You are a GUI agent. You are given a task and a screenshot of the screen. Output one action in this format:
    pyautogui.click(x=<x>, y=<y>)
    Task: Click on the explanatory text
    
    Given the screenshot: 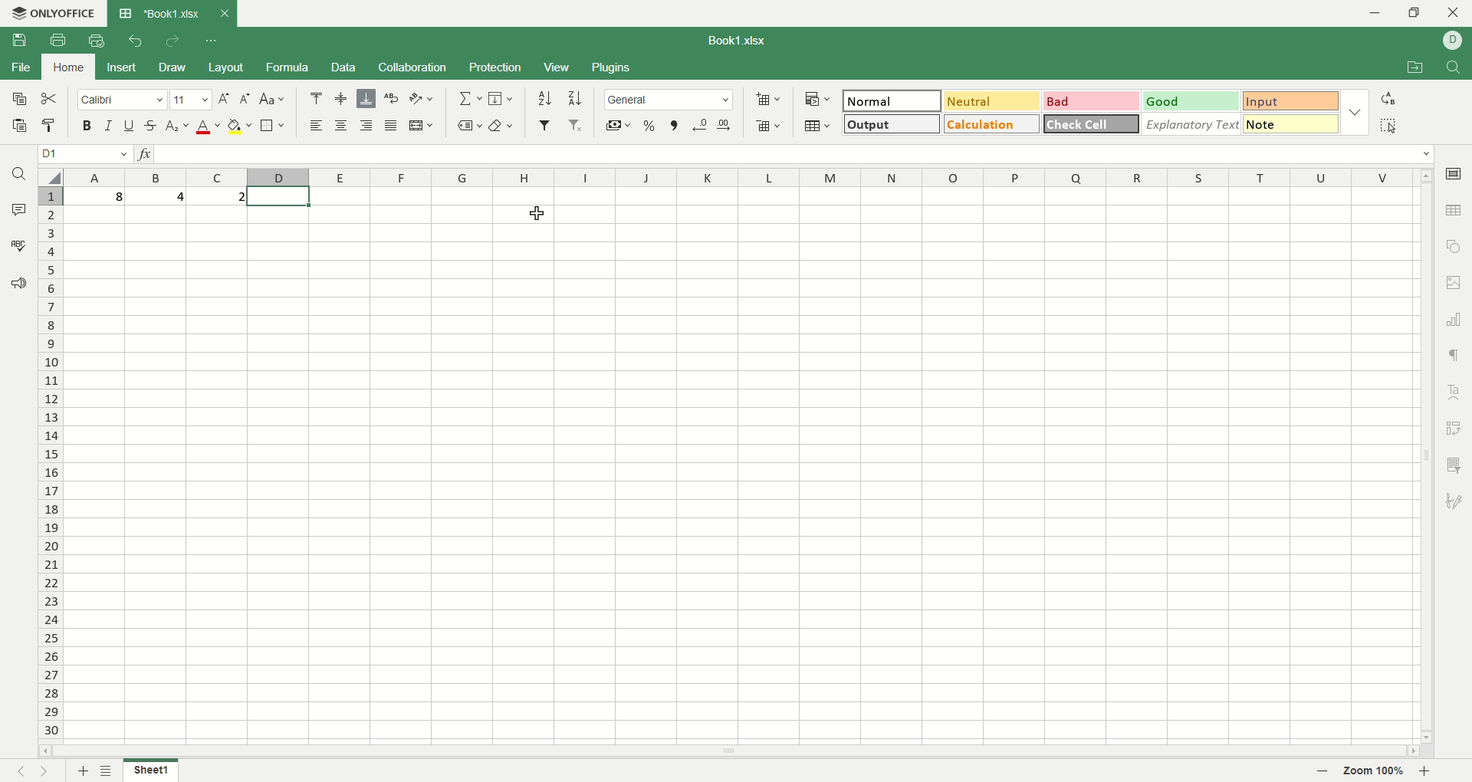 What is the action you would take?
    pyautogui.click(x=1190, y=123)
    